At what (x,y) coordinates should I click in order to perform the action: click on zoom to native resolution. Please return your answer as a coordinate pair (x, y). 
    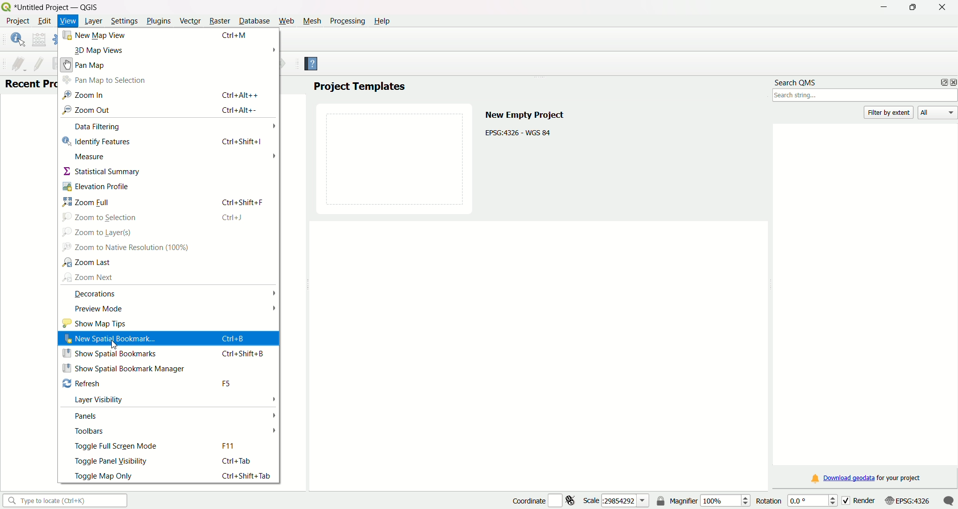
    Looking at the image, I should click on (125, 248).